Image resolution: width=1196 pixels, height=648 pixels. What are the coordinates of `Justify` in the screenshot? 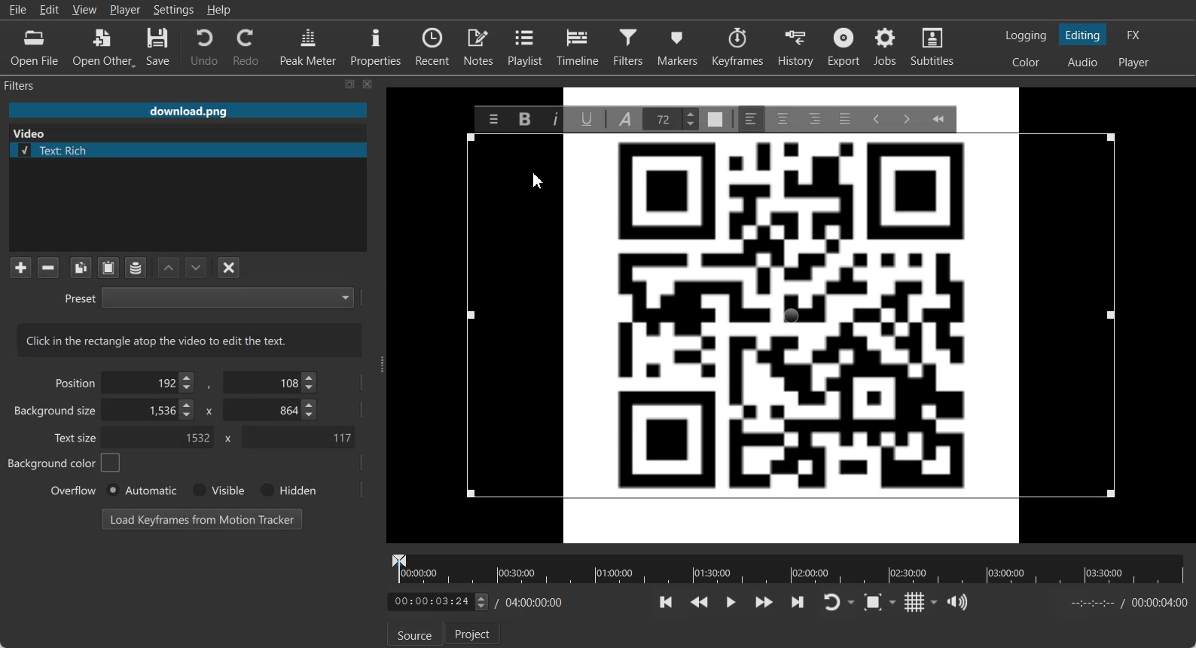 It's located at (846, 119).